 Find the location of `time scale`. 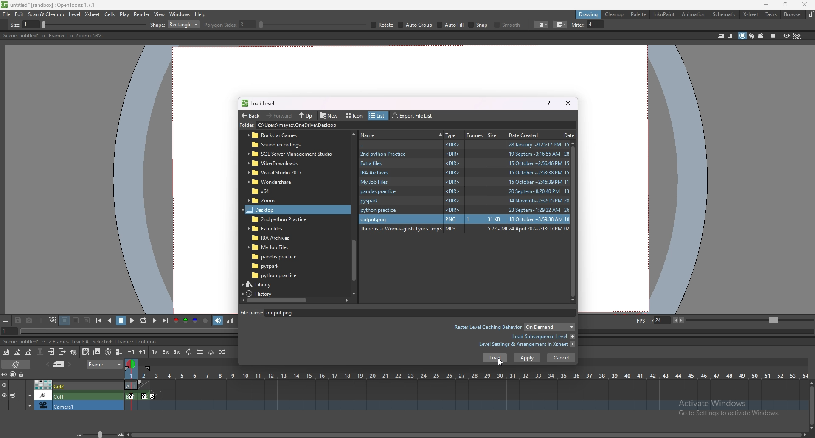

time scale is located at coordinates (467, 376).